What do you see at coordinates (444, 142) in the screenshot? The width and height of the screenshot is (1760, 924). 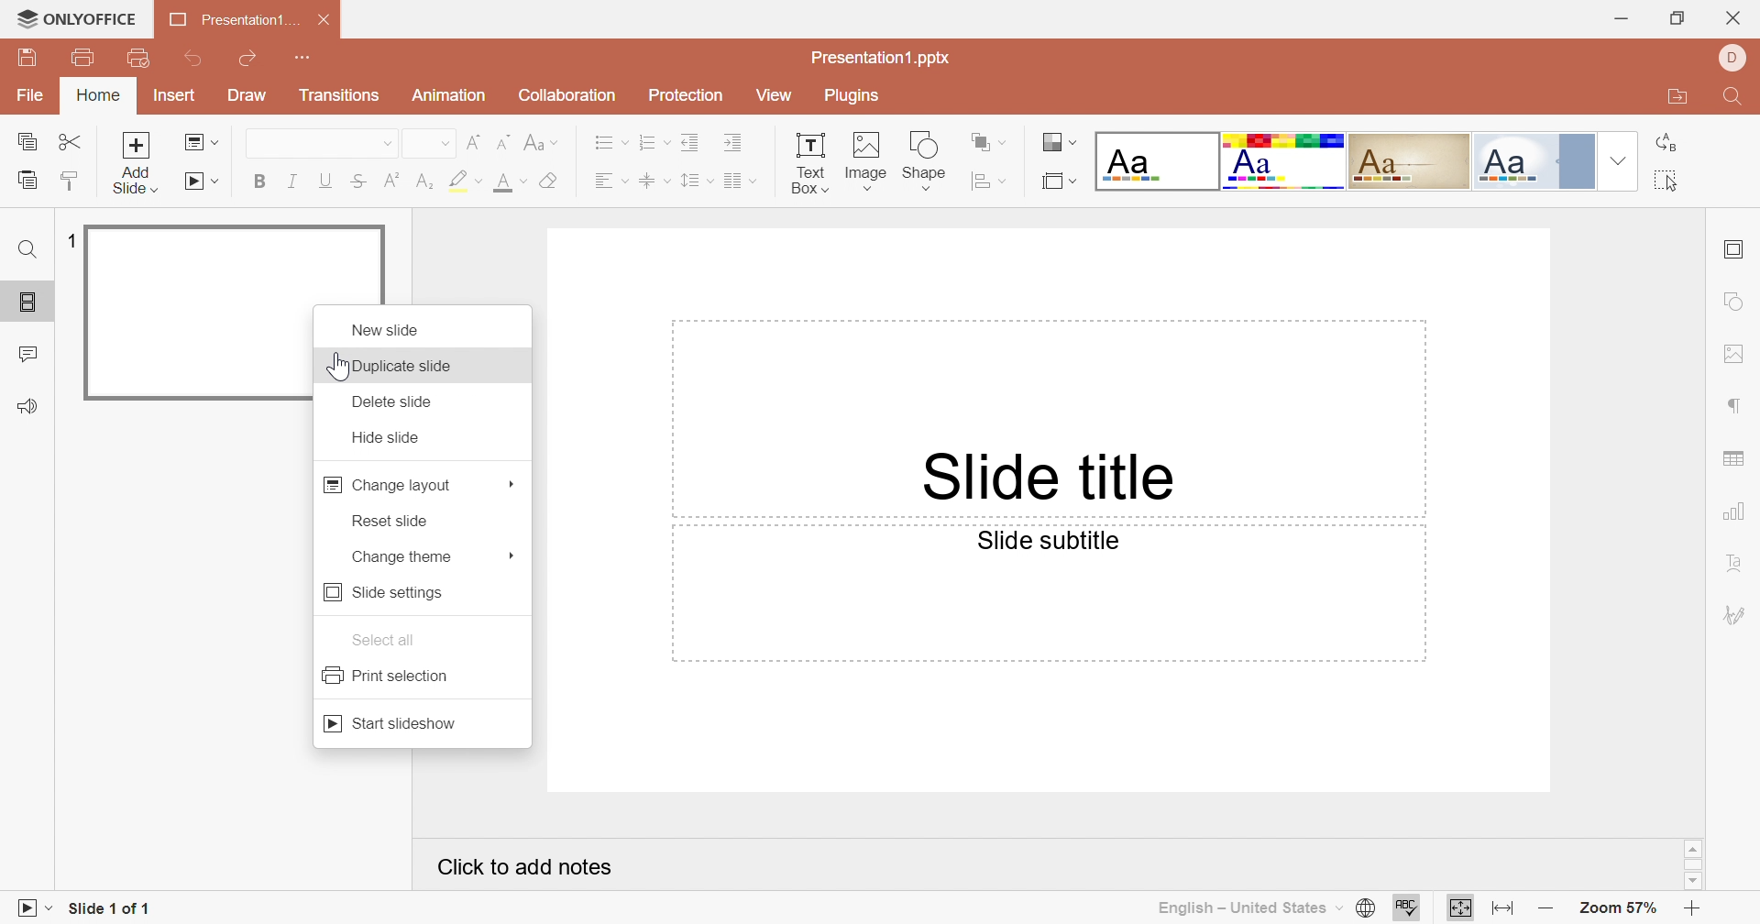 I see `Drop Down` at bounding box center [444, 142].